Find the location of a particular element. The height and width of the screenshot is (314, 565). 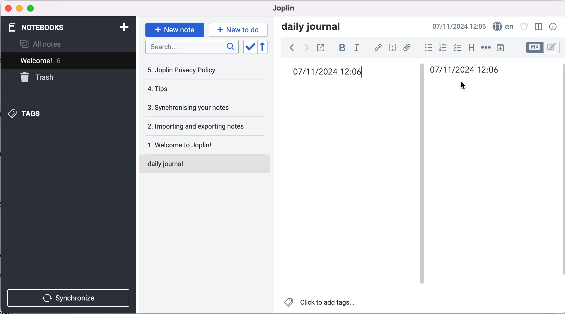

importing and exporting notes is located at coordinates (199, 126).